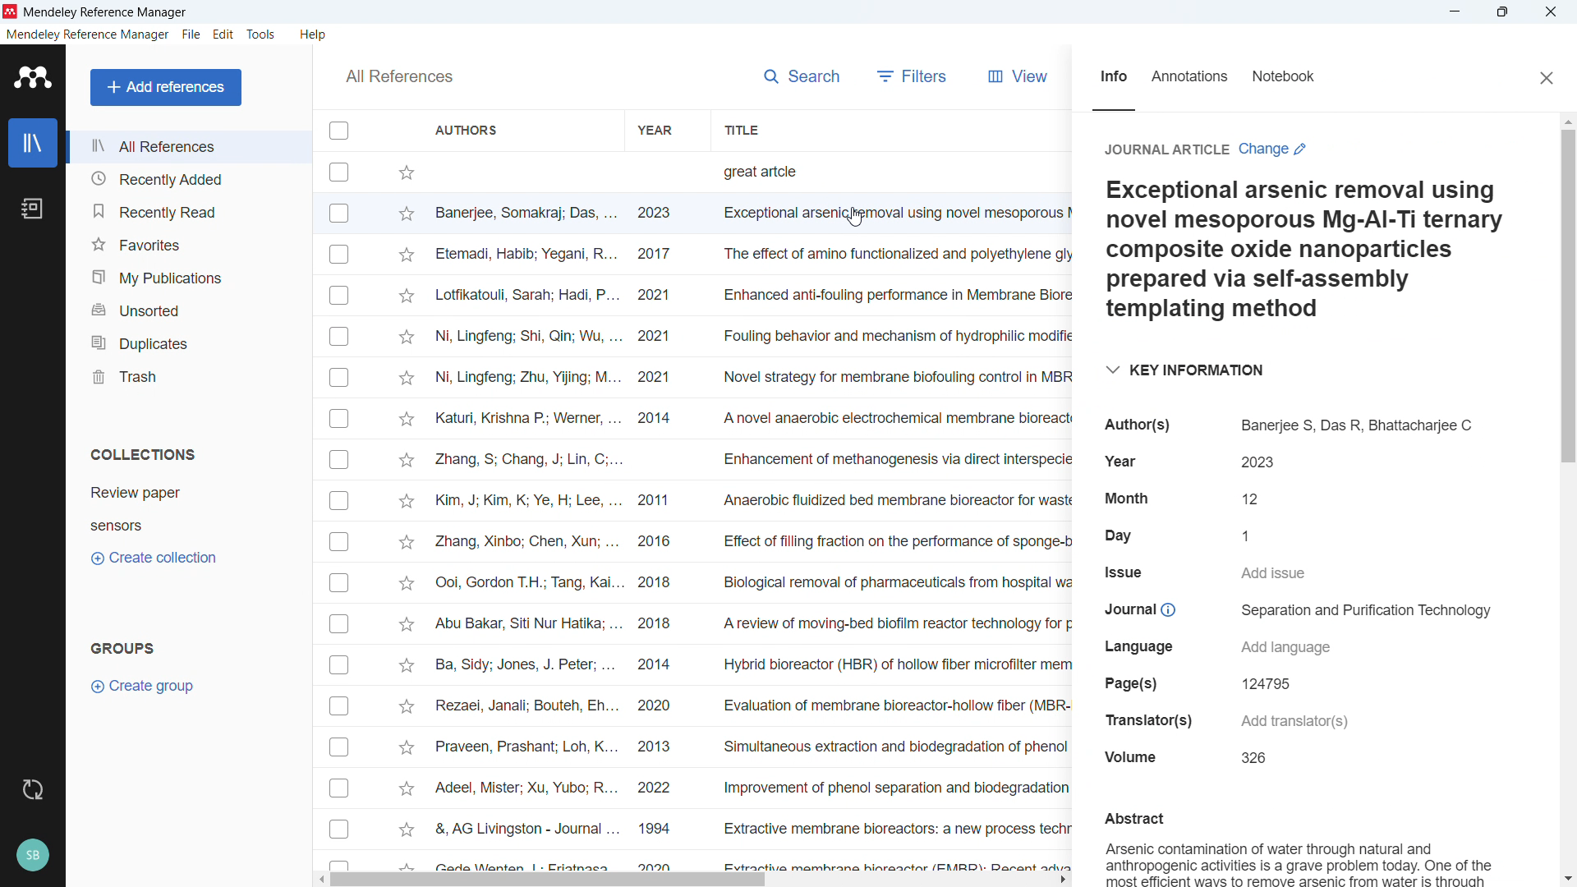  Describe the element at coordinates (1368, 611) in the screenshot. I see `Journal name ` at that location.